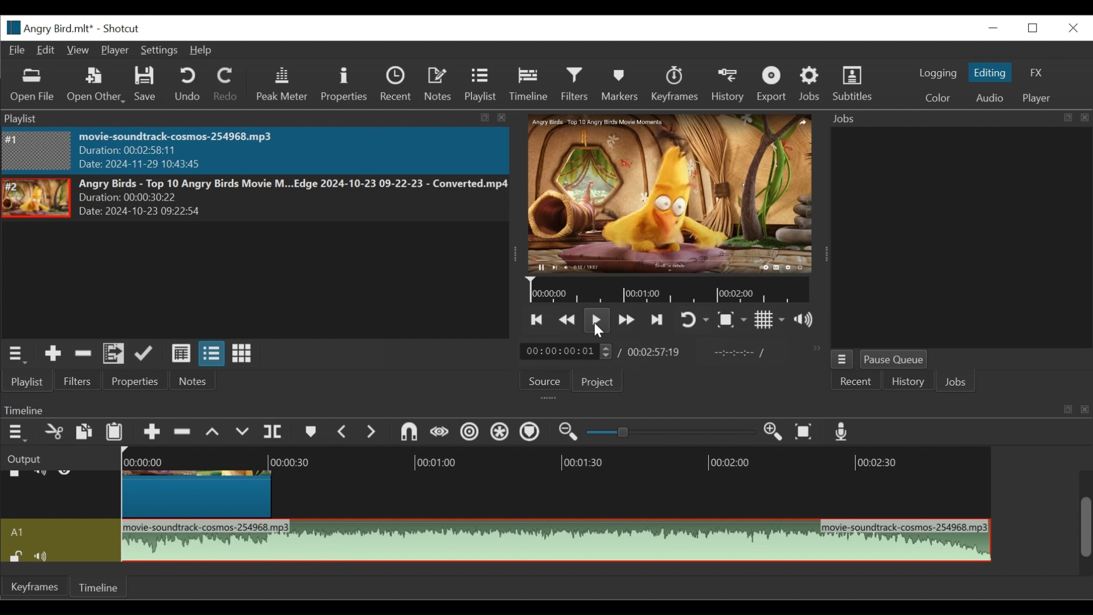 The height and width of the screenshot is (615, 1093). Describe the element at coordinates (673, 84) in the screenshot. I see `Keyframes` at that location.